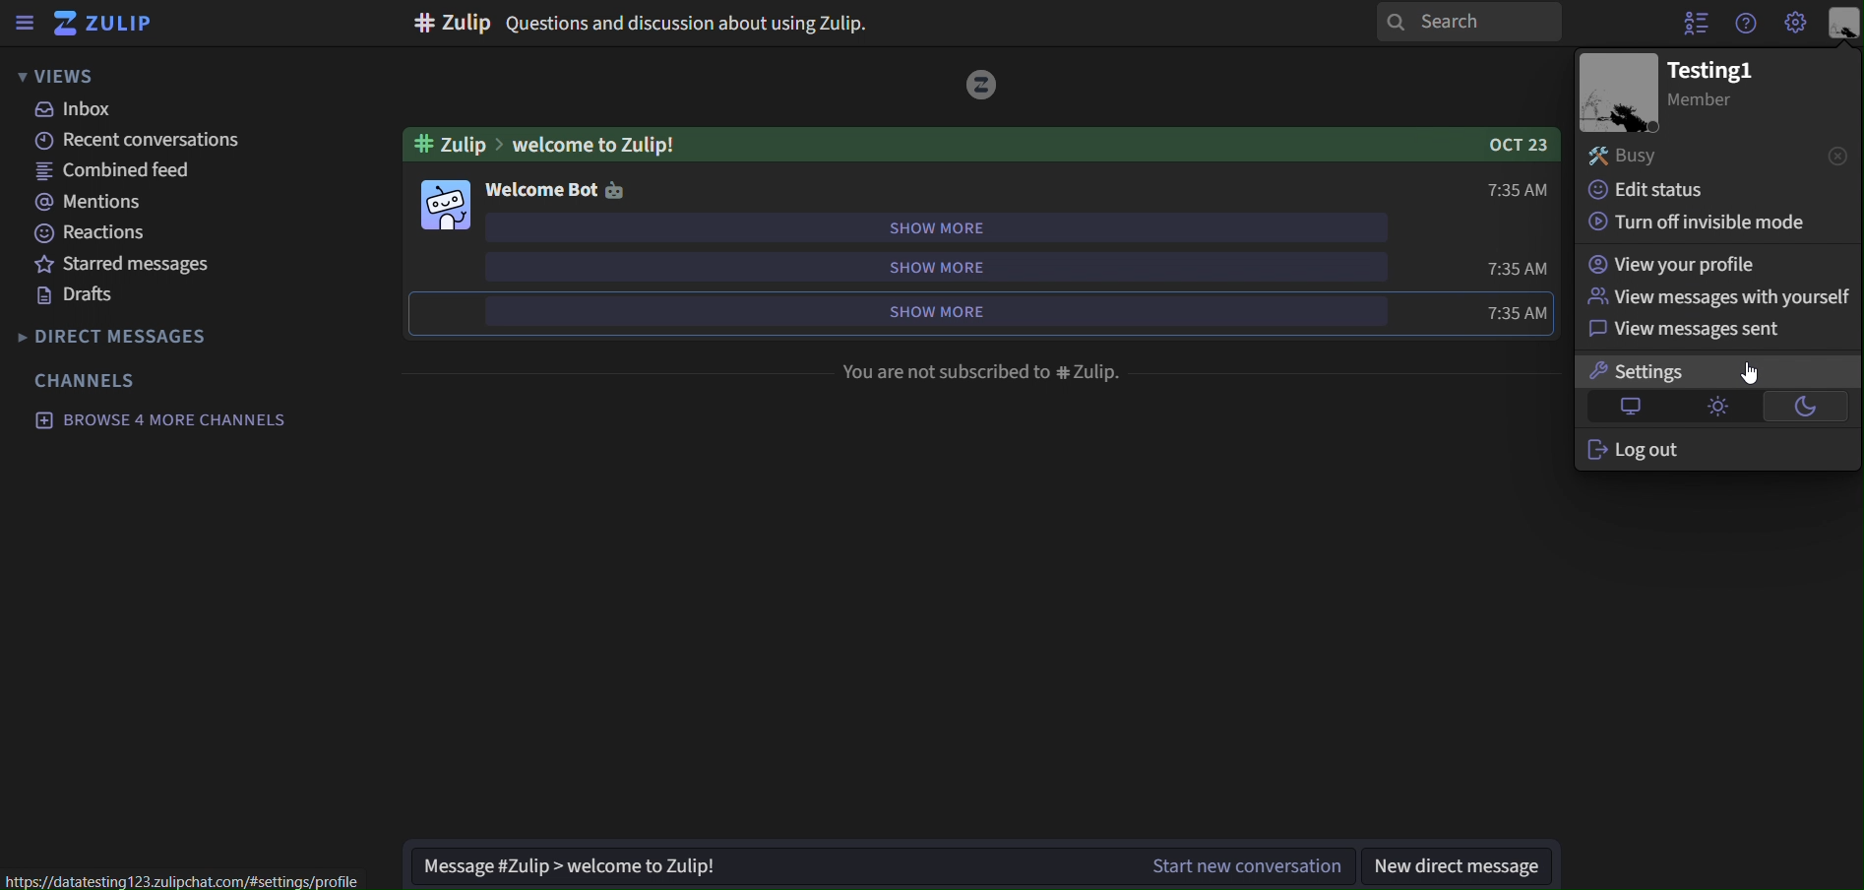 This screenshot has width=1864, height=890. What do you see at coordinates (1627, 407) in the screenshot?
I see `default theme` at bounding box center [1627, 407].